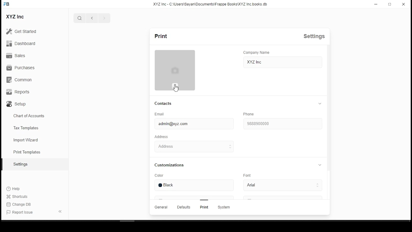  I want to click on System, so click(229, 207).